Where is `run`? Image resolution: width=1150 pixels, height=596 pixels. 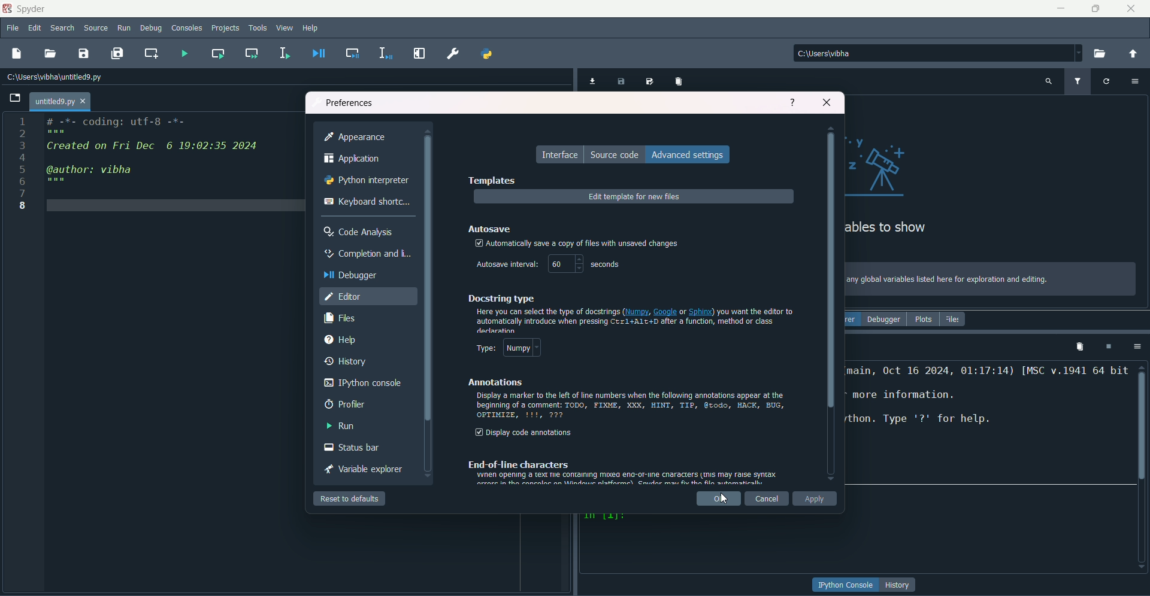
run is located at coordinates (125, 28).